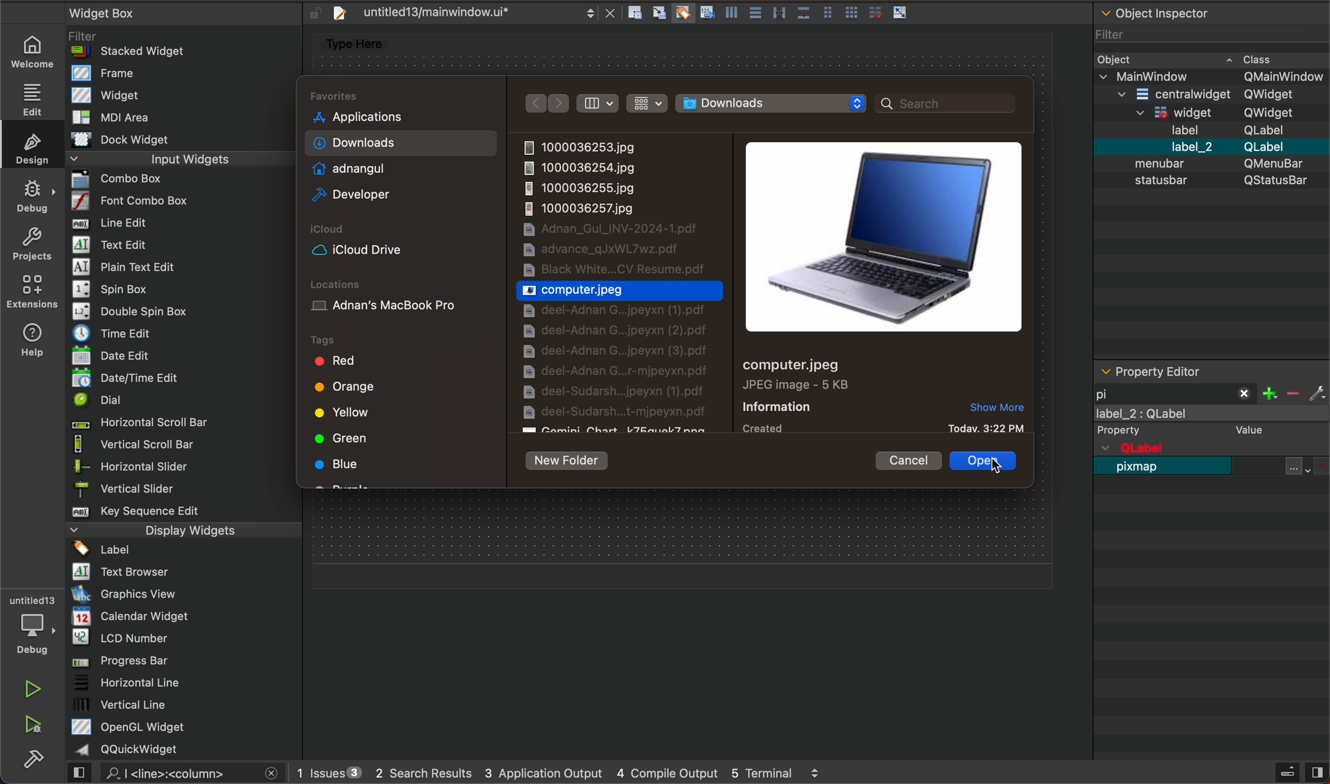 The height and width of the screenshot is (784, 1330). Describe the element at coordinates (32, 292) in the screenshot. I see `Extension ` at that location.